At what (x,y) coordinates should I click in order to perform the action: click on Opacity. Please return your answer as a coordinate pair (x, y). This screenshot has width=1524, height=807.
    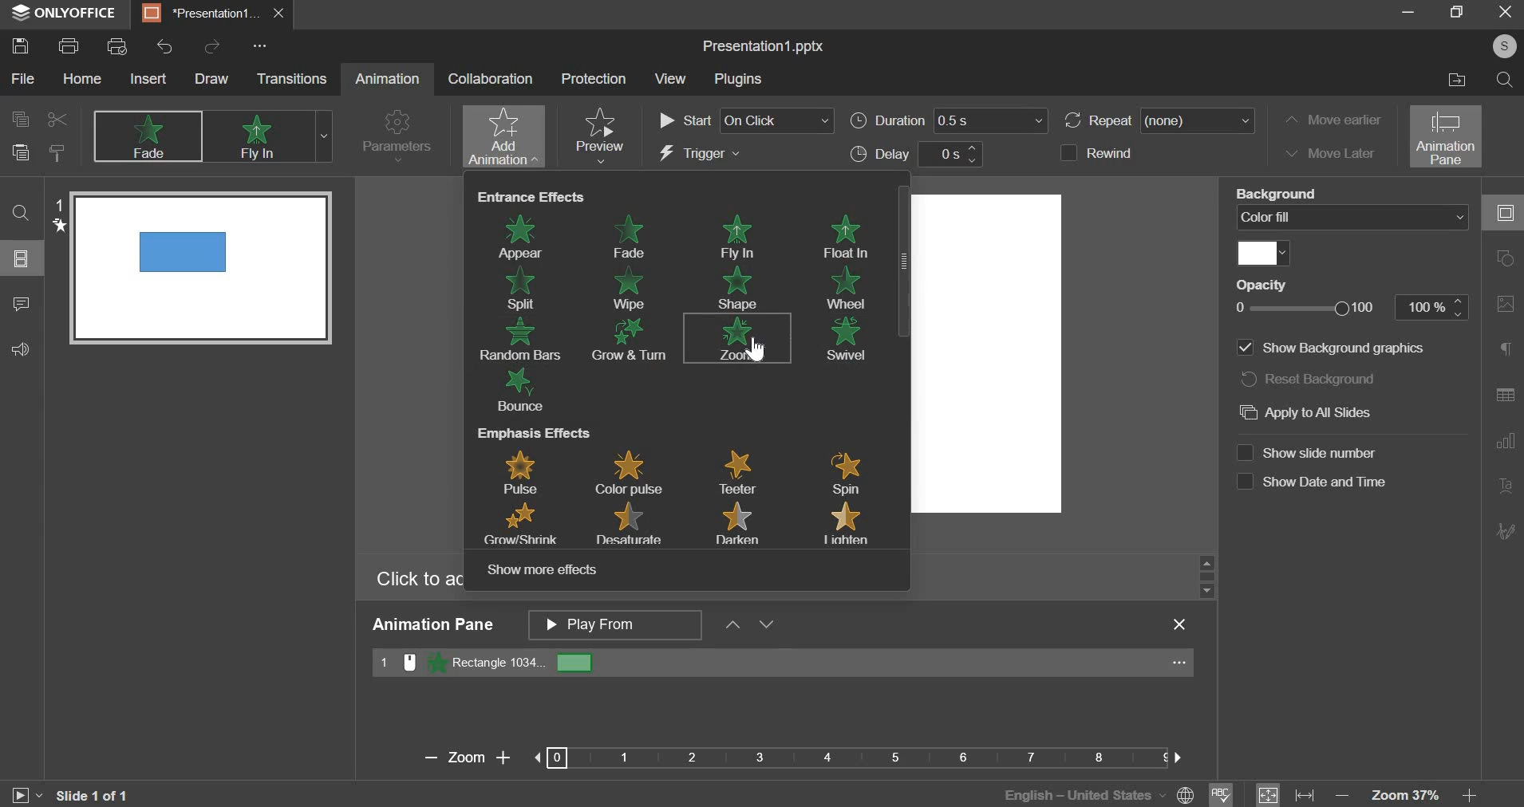
    Looking at the image, I should click on (1268, 284).